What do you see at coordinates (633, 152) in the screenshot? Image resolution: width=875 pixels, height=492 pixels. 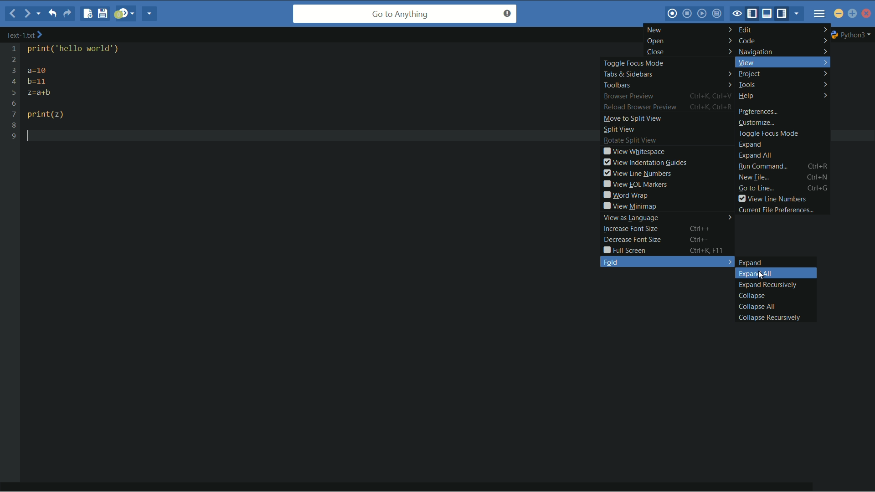 I see `view whitespace` at bounding box center [633, 152].